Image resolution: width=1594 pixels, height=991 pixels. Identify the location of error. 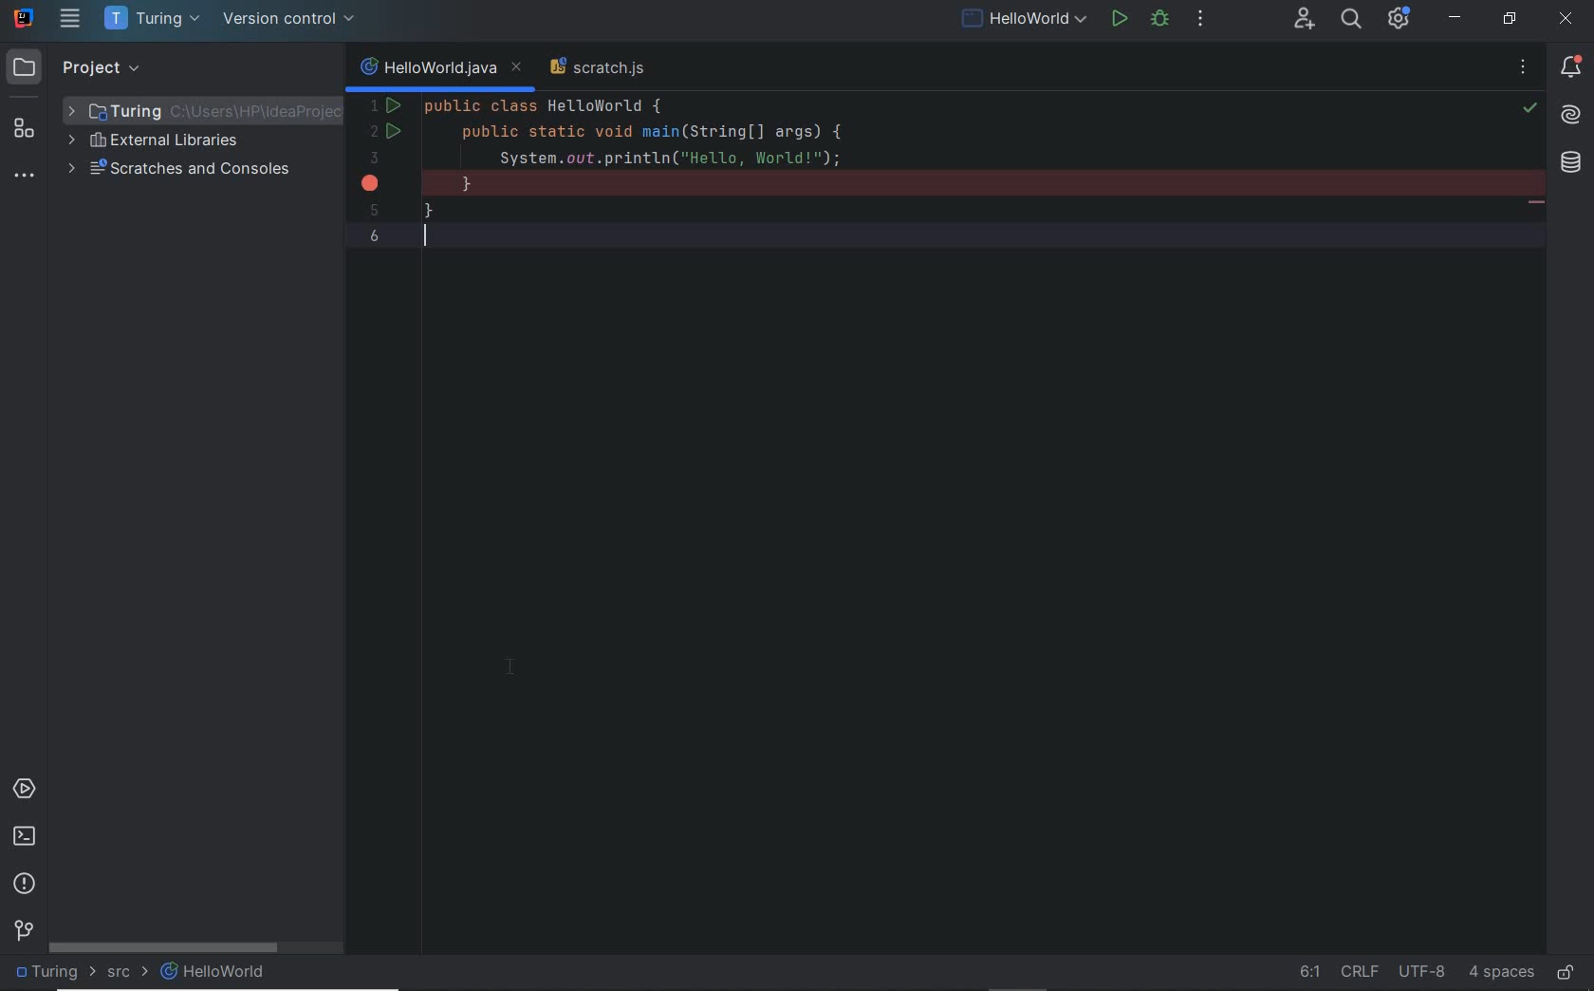
(370, 184).